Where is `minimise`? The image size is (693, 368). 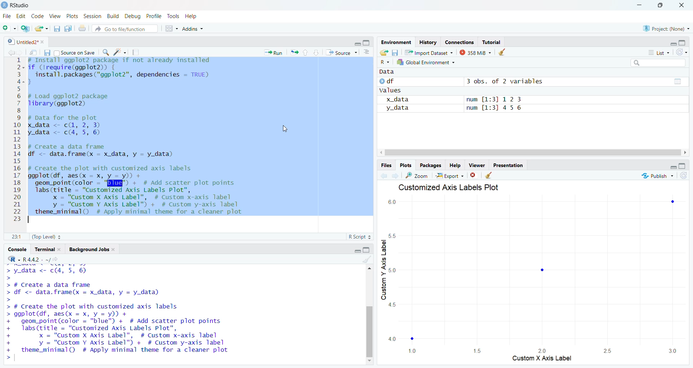 minimise is located at coordinates (638, 4).